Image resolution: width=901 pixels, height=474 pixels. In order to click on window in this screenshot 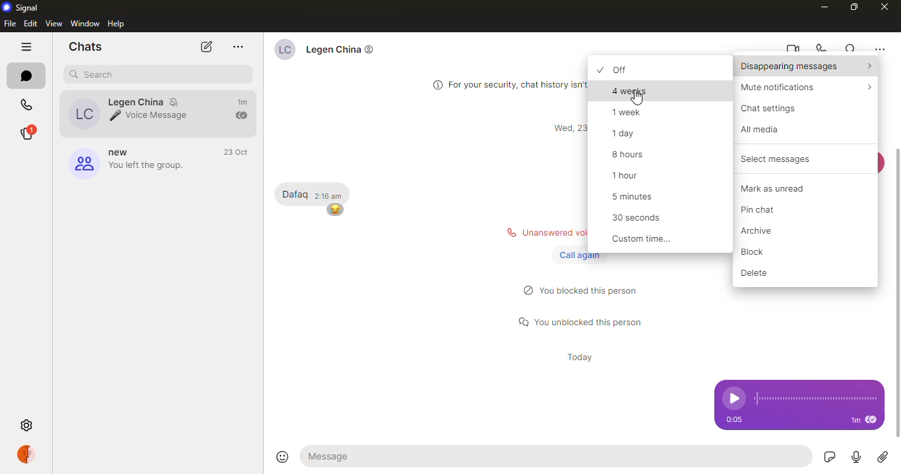, I will do `click(84, 23)`.